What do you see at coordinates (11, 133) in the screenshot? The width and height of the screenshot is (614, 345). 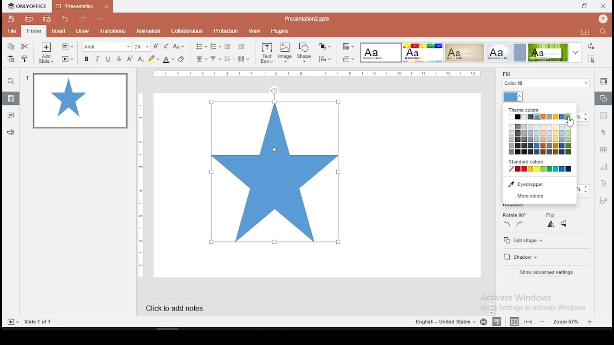 I see `support and feedback` at bounding box center [11, 133].